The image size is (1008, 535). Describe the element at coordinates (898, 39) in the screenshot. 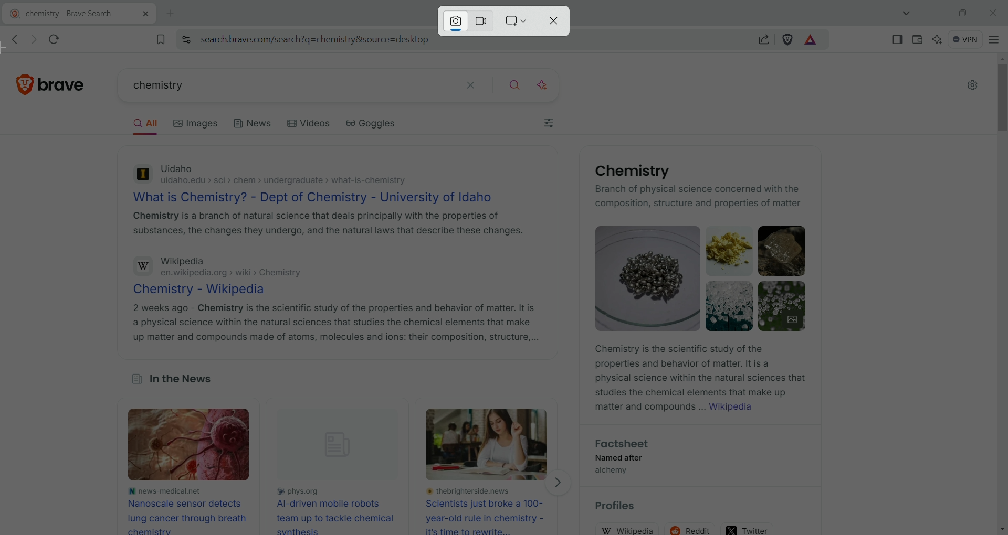

I see `show sidebar` at that location.